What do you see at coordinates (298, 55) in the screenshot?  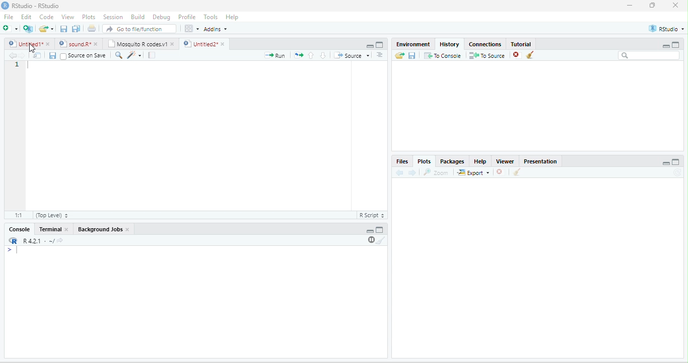 I see `rerun` at bounding box center [298, 55].